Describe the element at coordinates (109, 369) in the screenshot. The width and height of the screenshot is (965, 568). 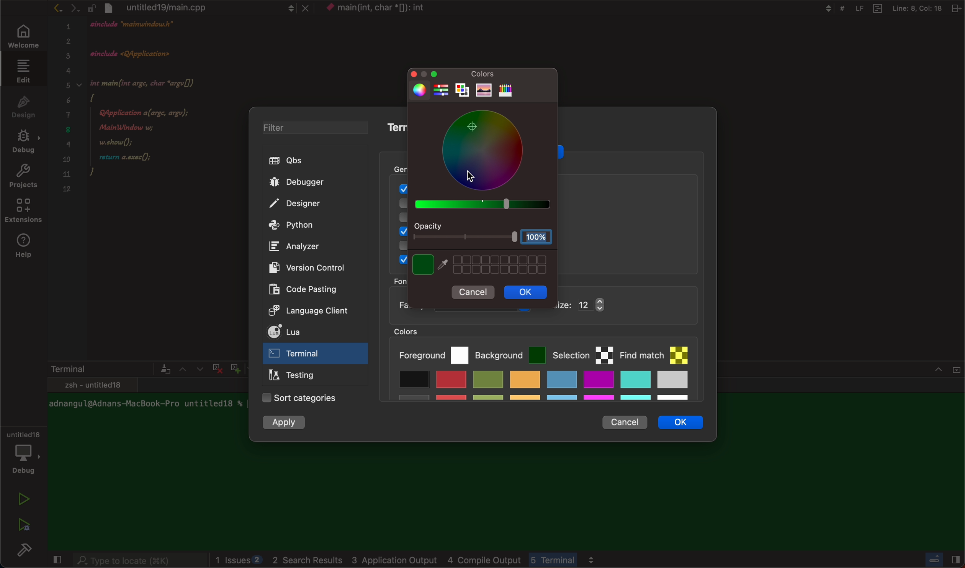
I see `terminal` at that location.